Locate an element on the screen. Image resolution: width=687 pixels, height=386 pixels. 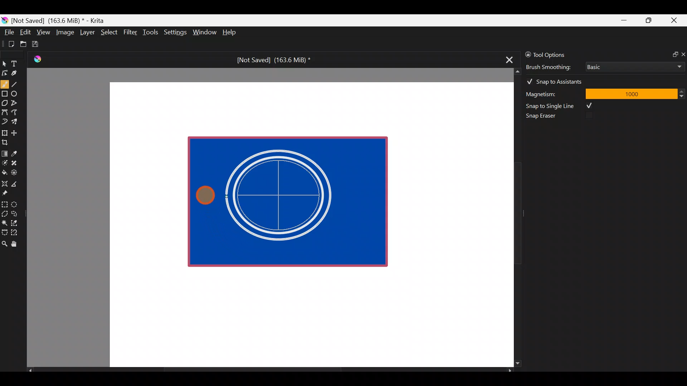
Edit is located at coordinates (25, 33).